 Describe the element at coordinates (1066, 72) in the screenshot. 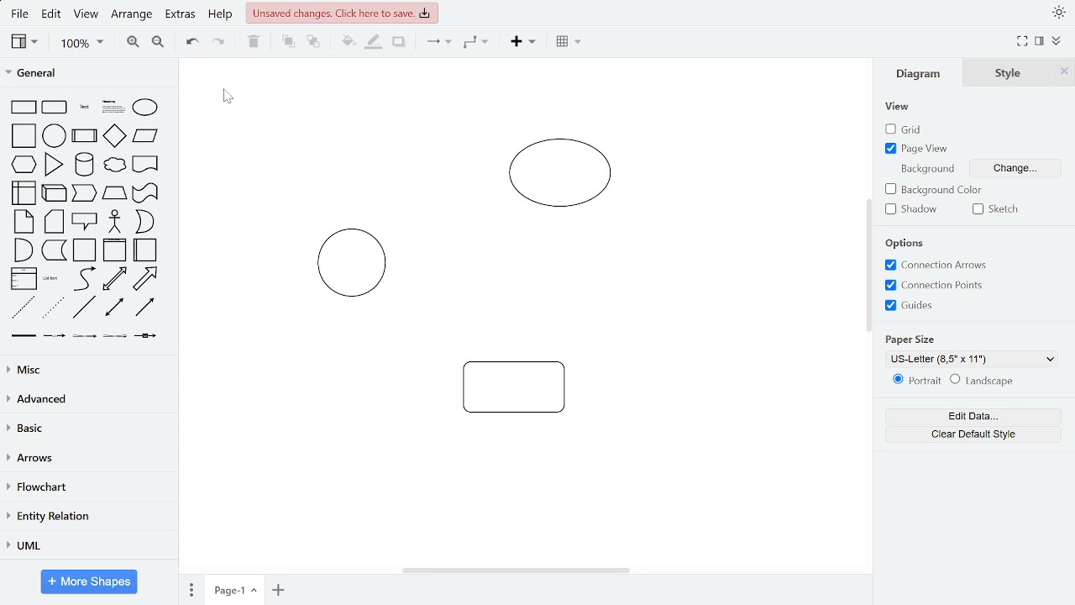

I see `close` at that location.